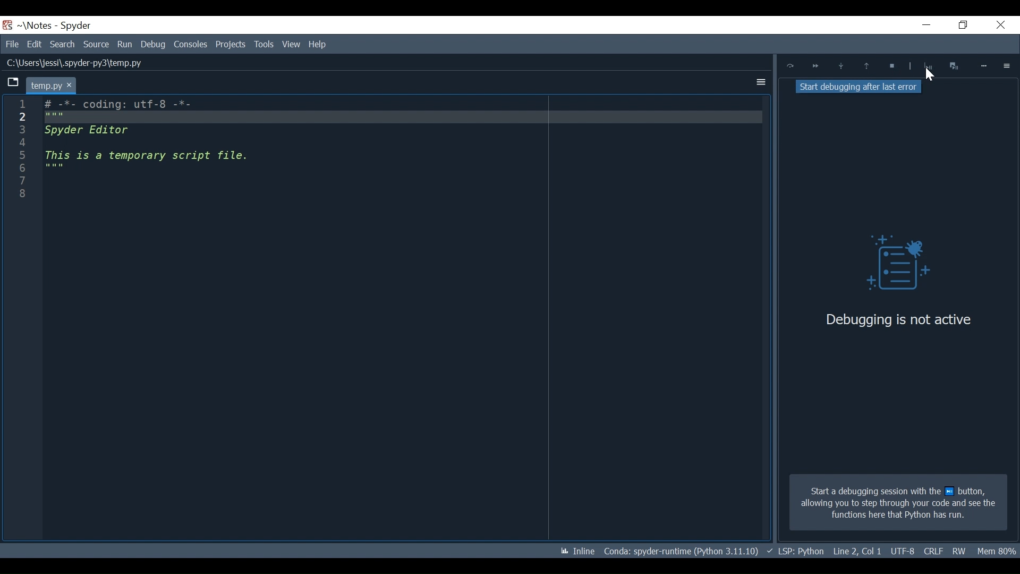  Describe the element at coordinates (125, 44) in the screenshot. I see `Run` at that location.